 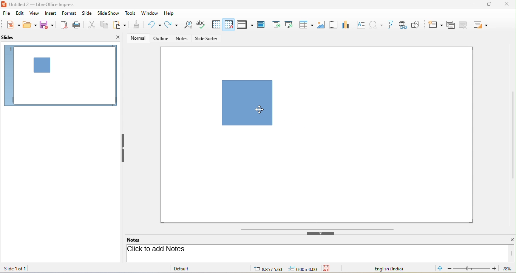 I want to click on untitled 2-libre office impress, so click(x=46, y=4).